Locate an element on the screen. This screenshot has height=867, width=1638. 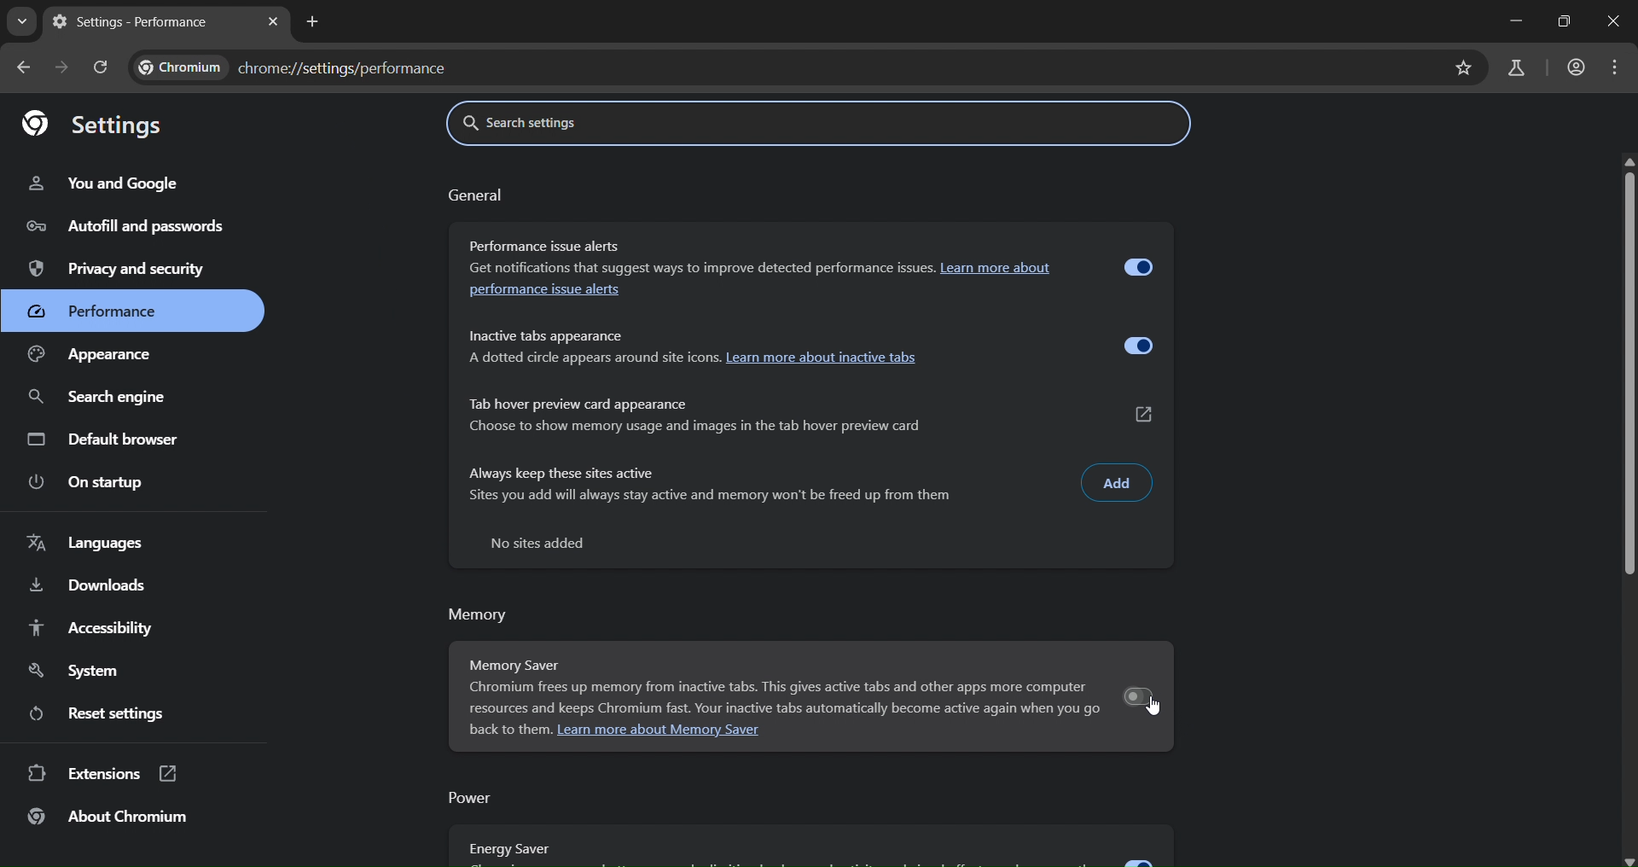
About Chromium is located at coordinates (107, 816).